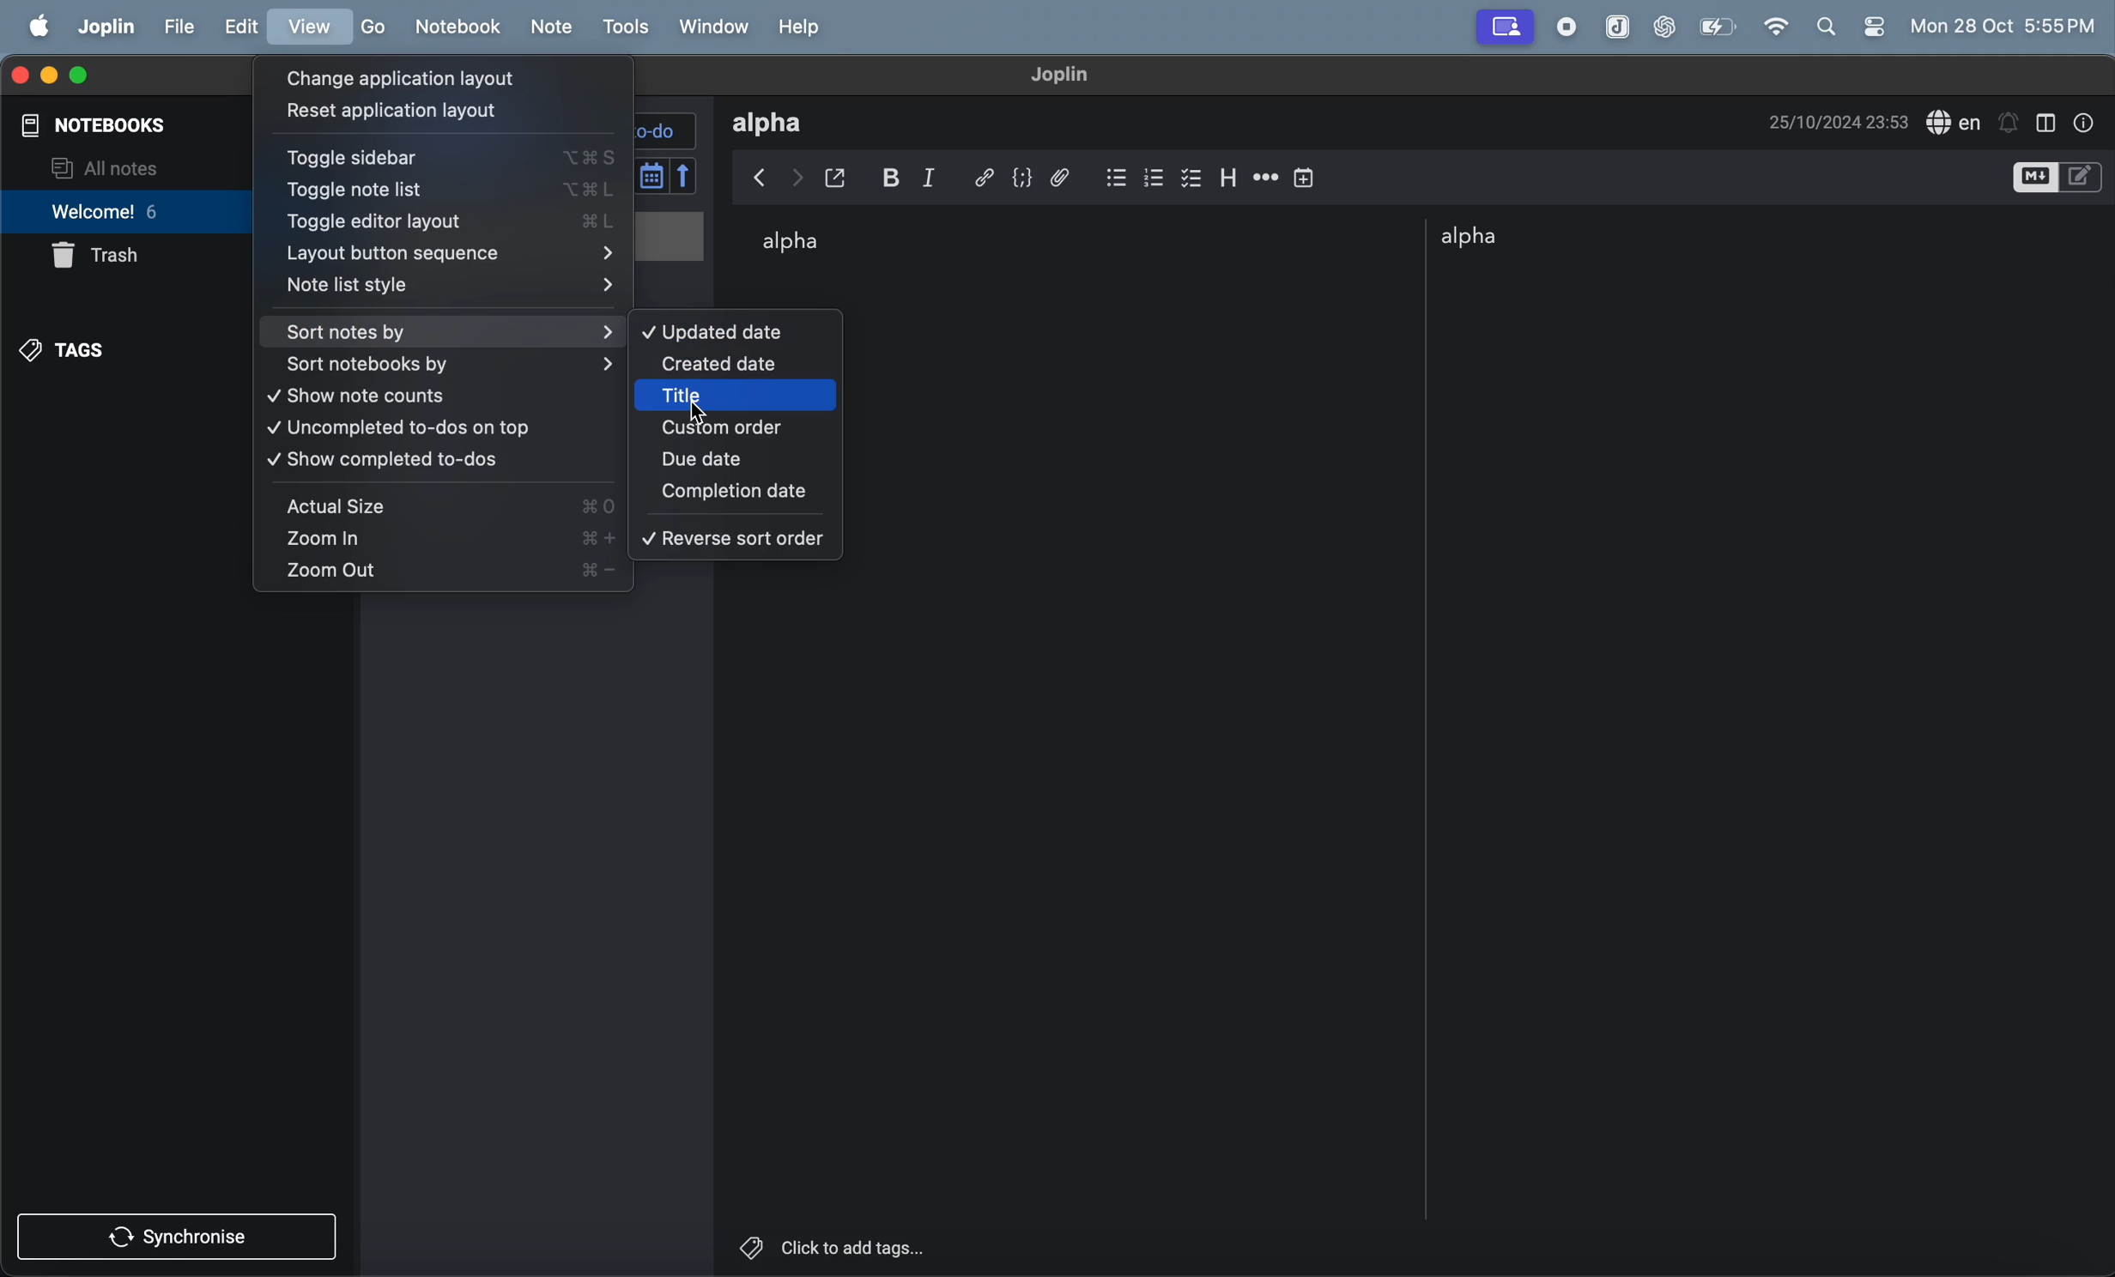  I want to click on edit, so click(244, 27).